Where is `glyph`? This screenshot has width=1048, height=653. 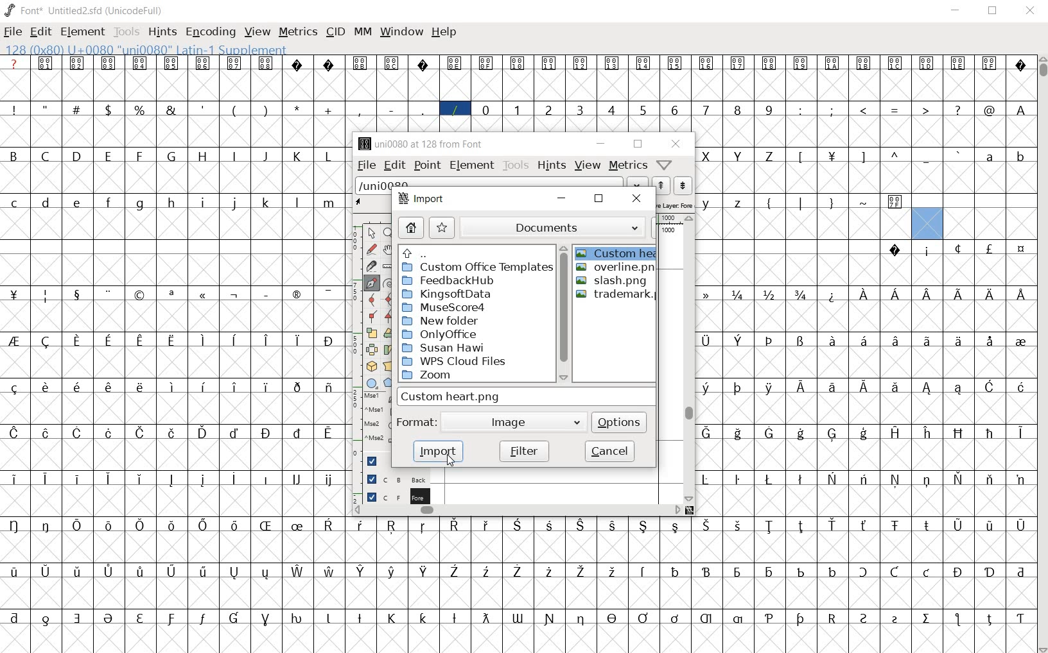 glyph is located at coordinates (769, 618).